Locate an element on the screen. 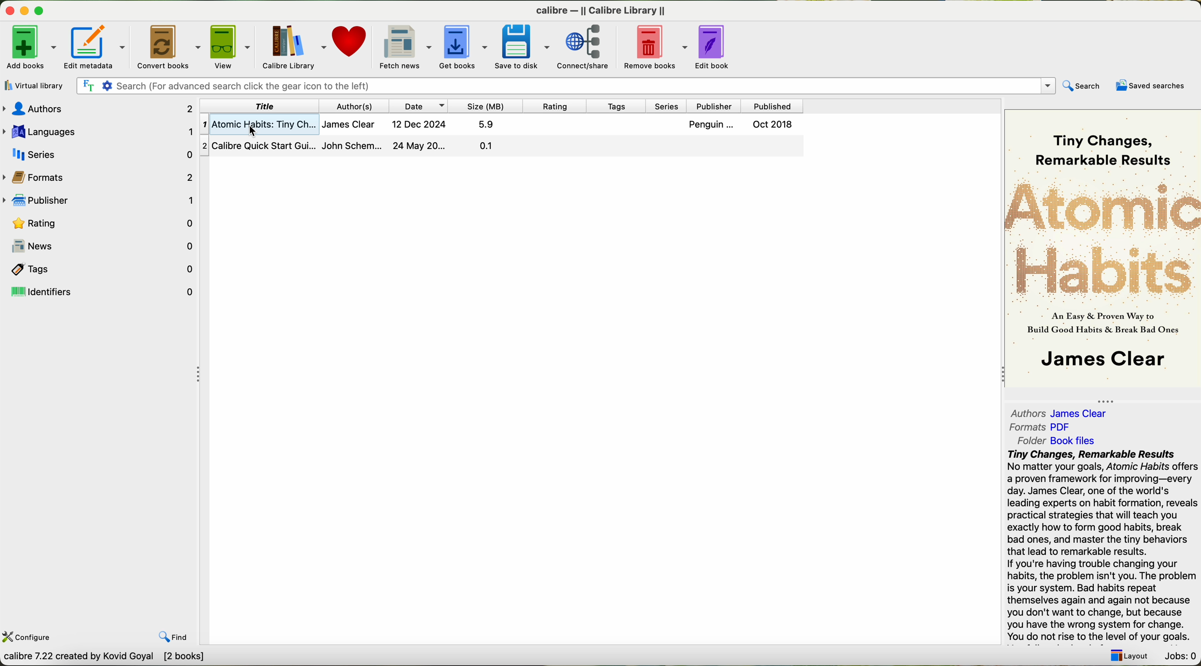  data is located at coordinates (107, 659).